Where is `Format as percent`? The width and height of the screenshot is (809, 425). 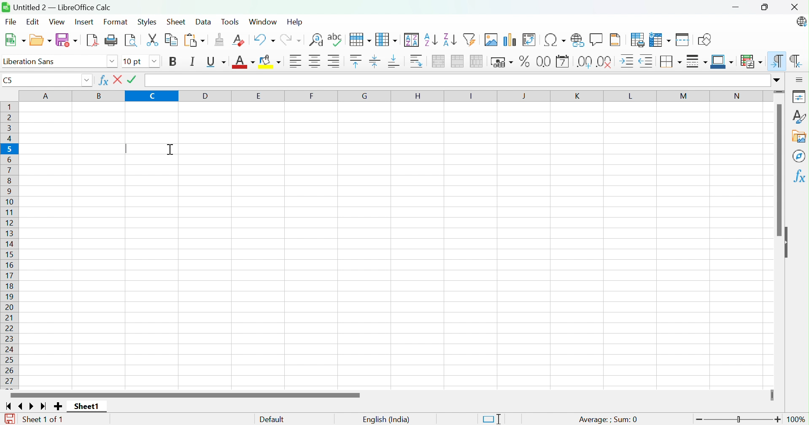 Format as percent is located at coordinates (526, 61).